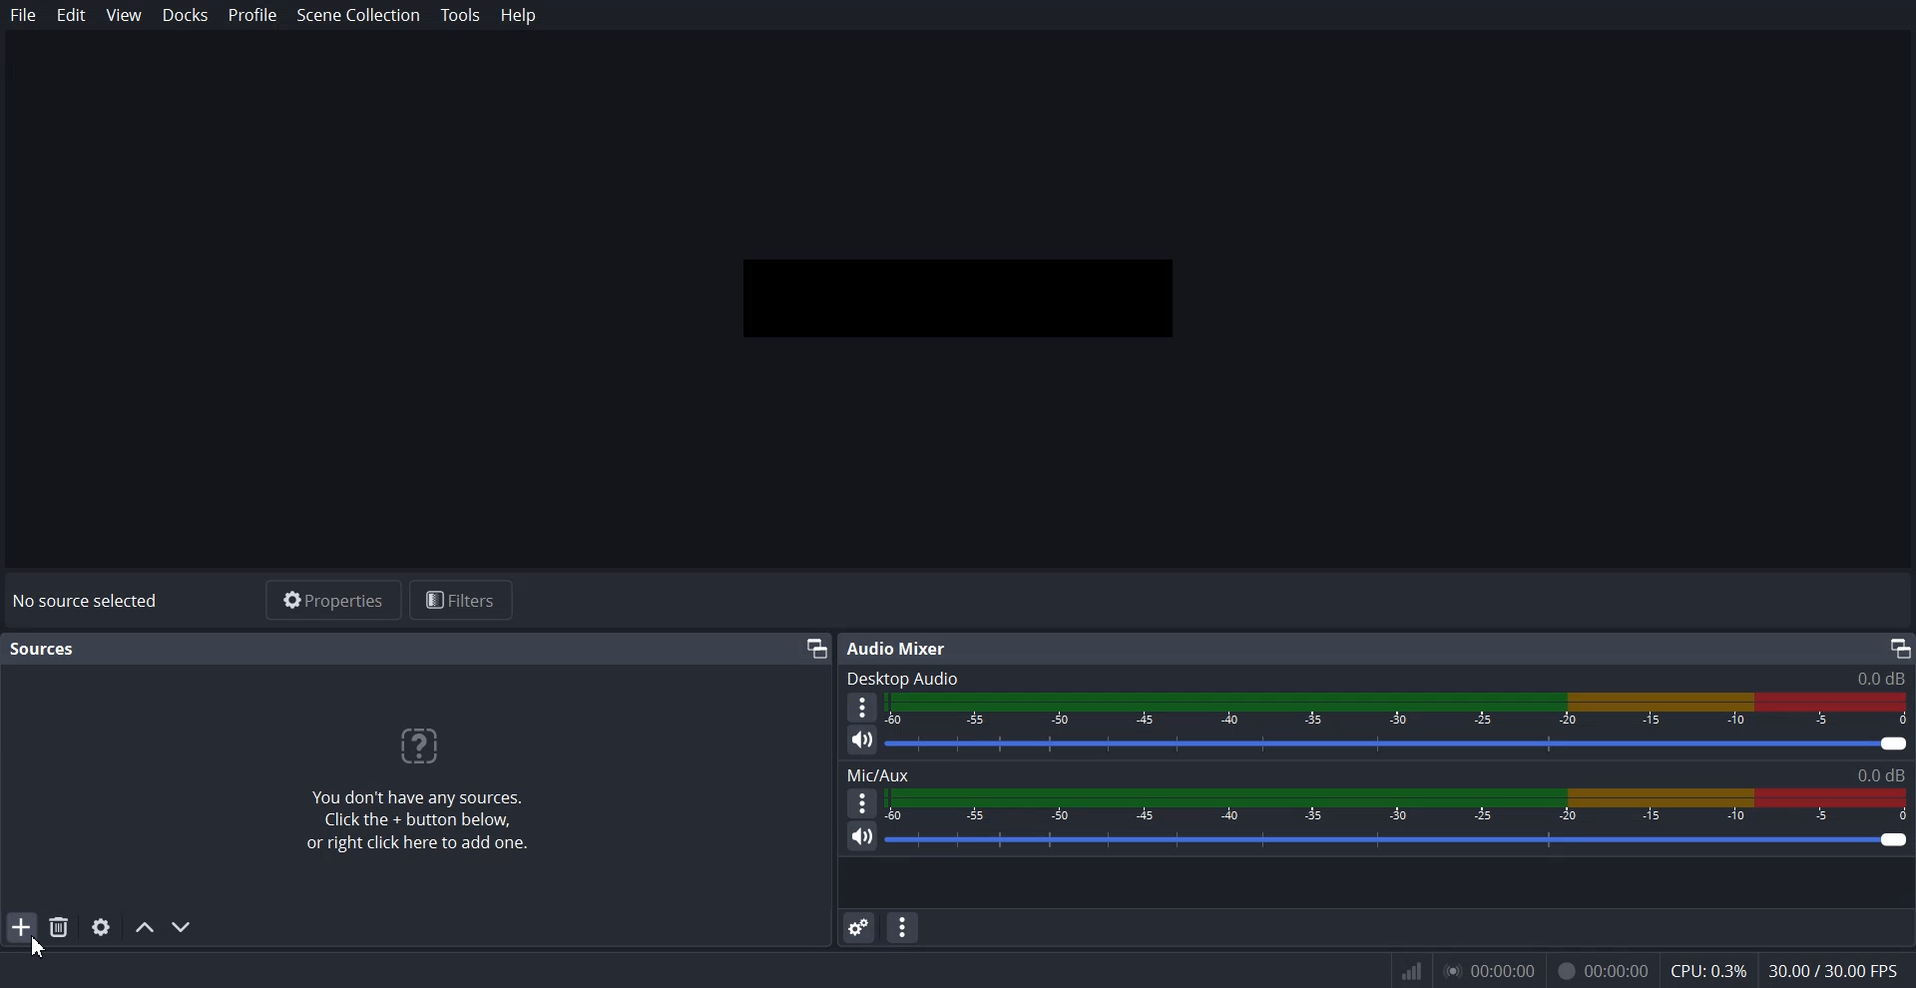 Image resolution: width=1916 pixels, height=988 pixels. I want to click on Mute, so click(862, 740).